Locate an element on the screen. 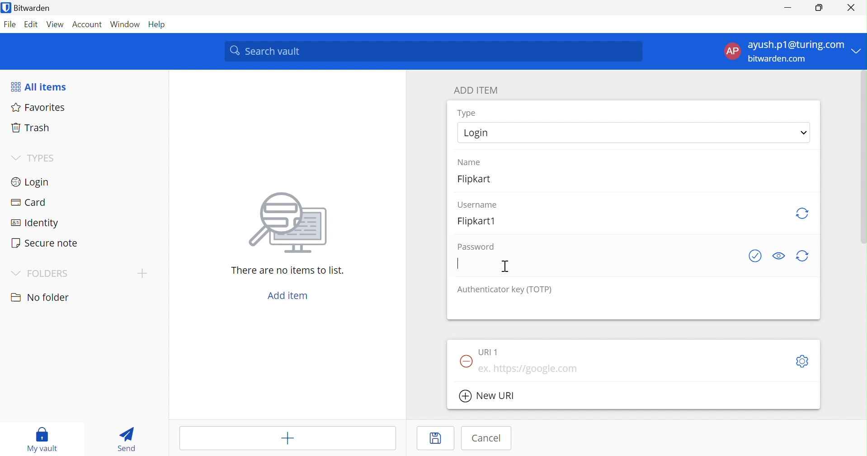 The image size is (867, 456). Drop Down is located at coordinates (16, 274).